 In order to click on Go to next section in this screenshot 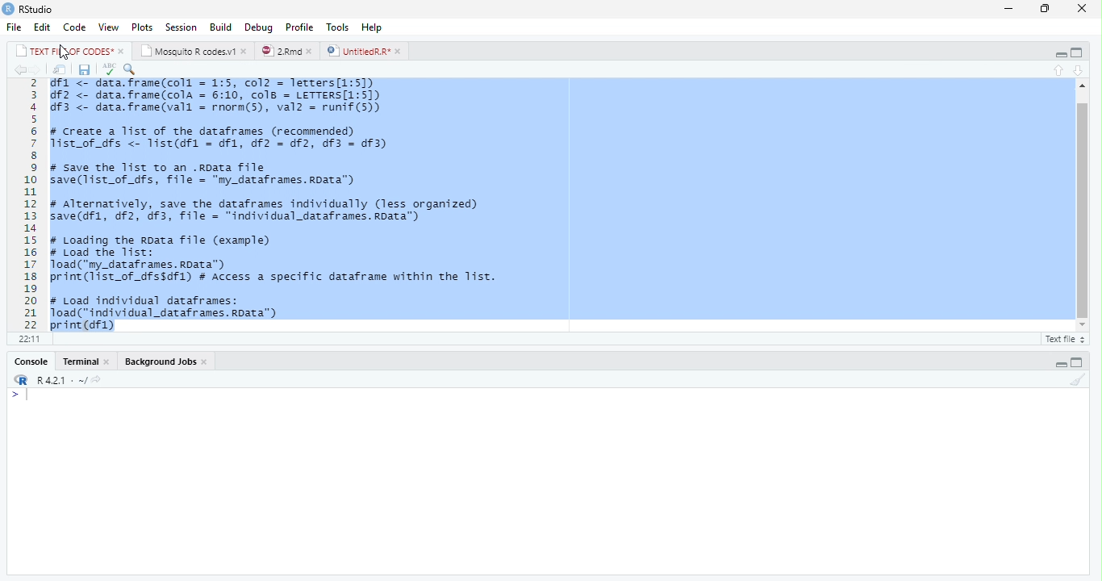, I will do `click(1078, 71)`.